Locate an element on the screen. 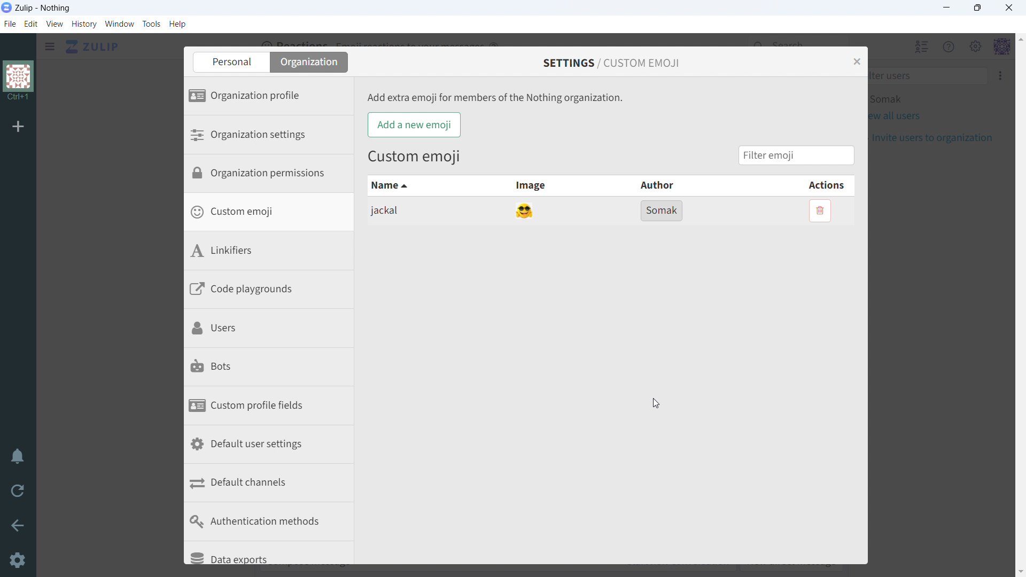 This screenshot has height=577, width=1026. maximize is located at coordinates (978, 8).